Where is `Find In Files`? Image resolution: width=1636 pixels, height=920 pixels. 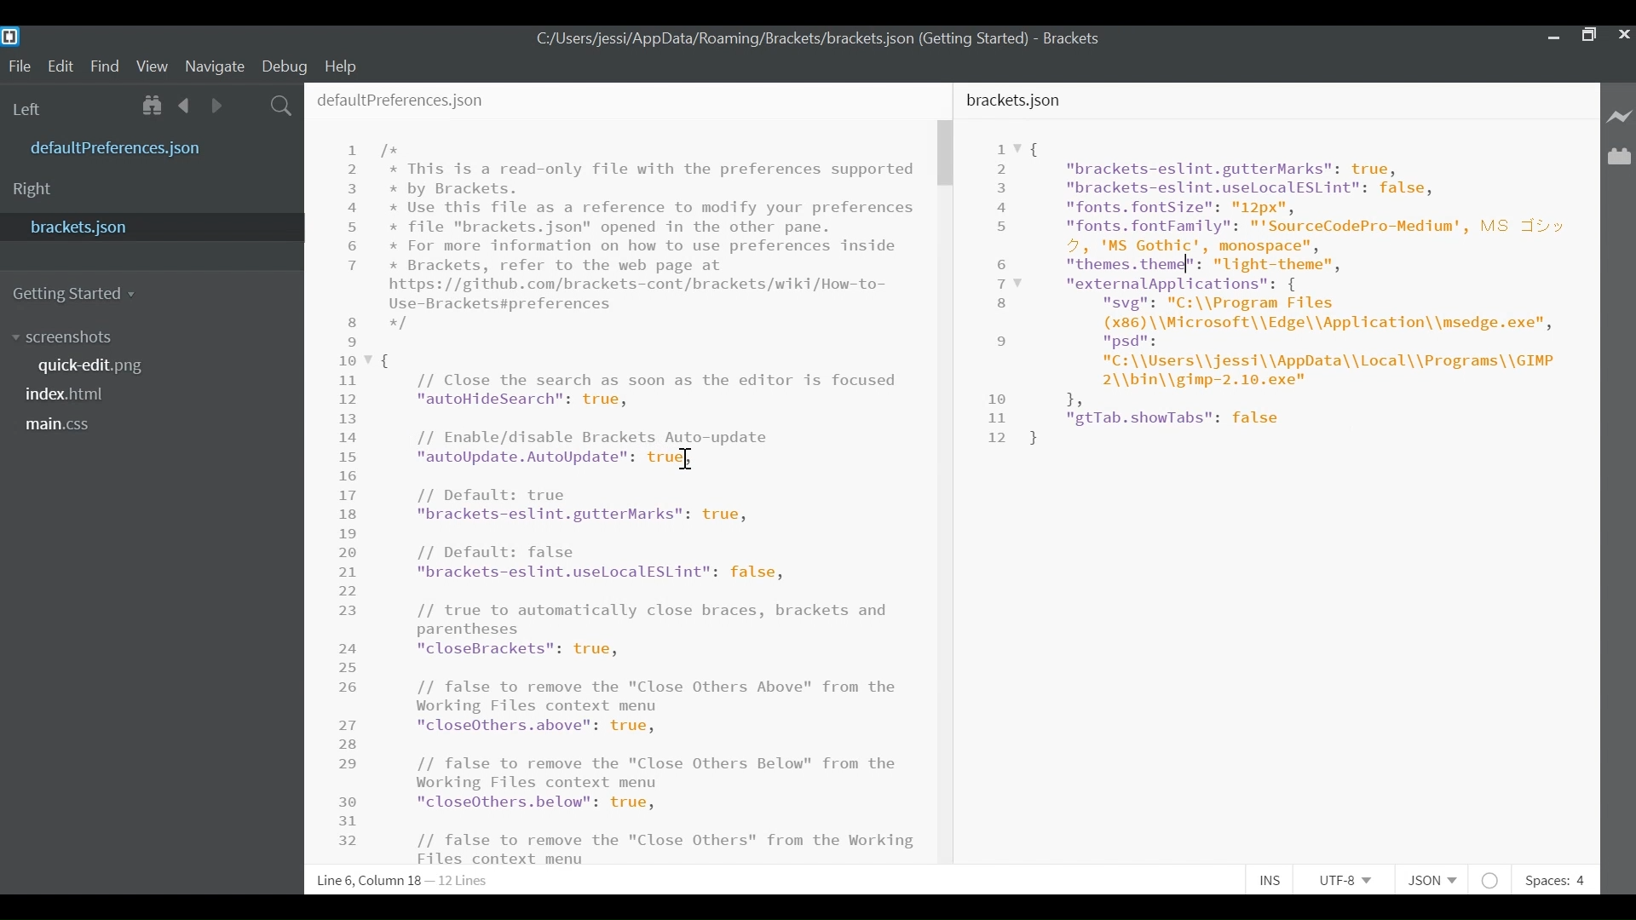 Find In Files is located at coordinates (282, 104).